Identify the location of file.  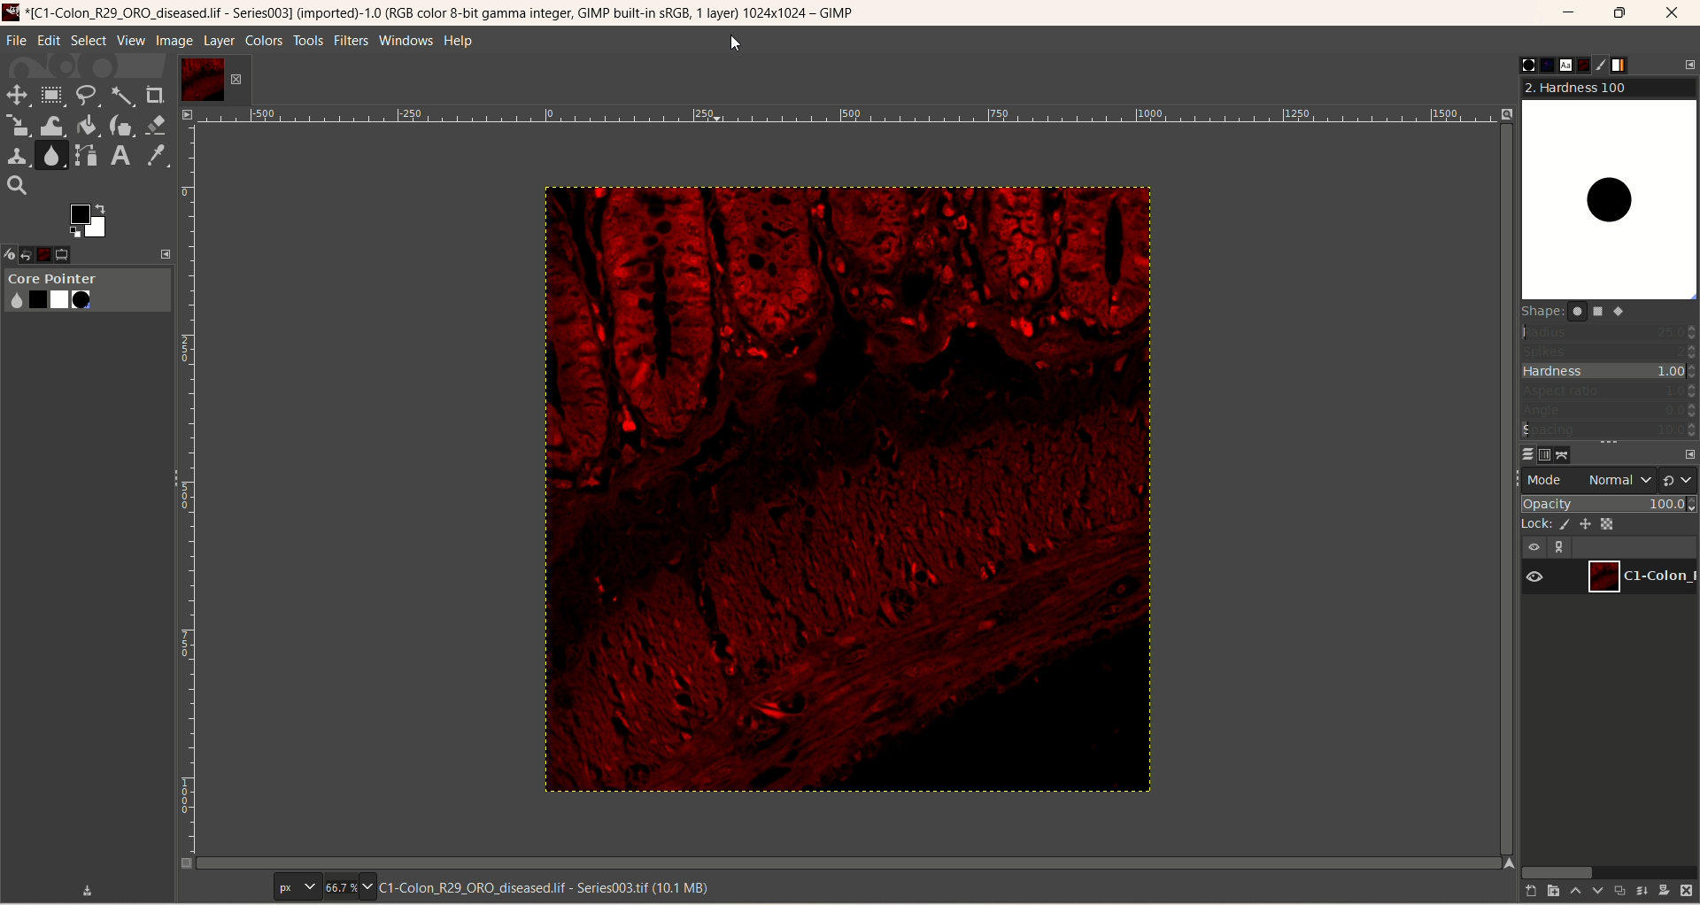
(17, 41).